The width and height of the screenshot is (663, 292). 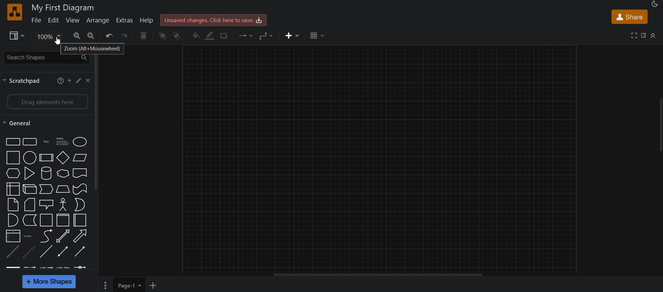 What do you see at coordinates (68, 81) in the screenshot?
I see `add` at bounding box center [68, 81].